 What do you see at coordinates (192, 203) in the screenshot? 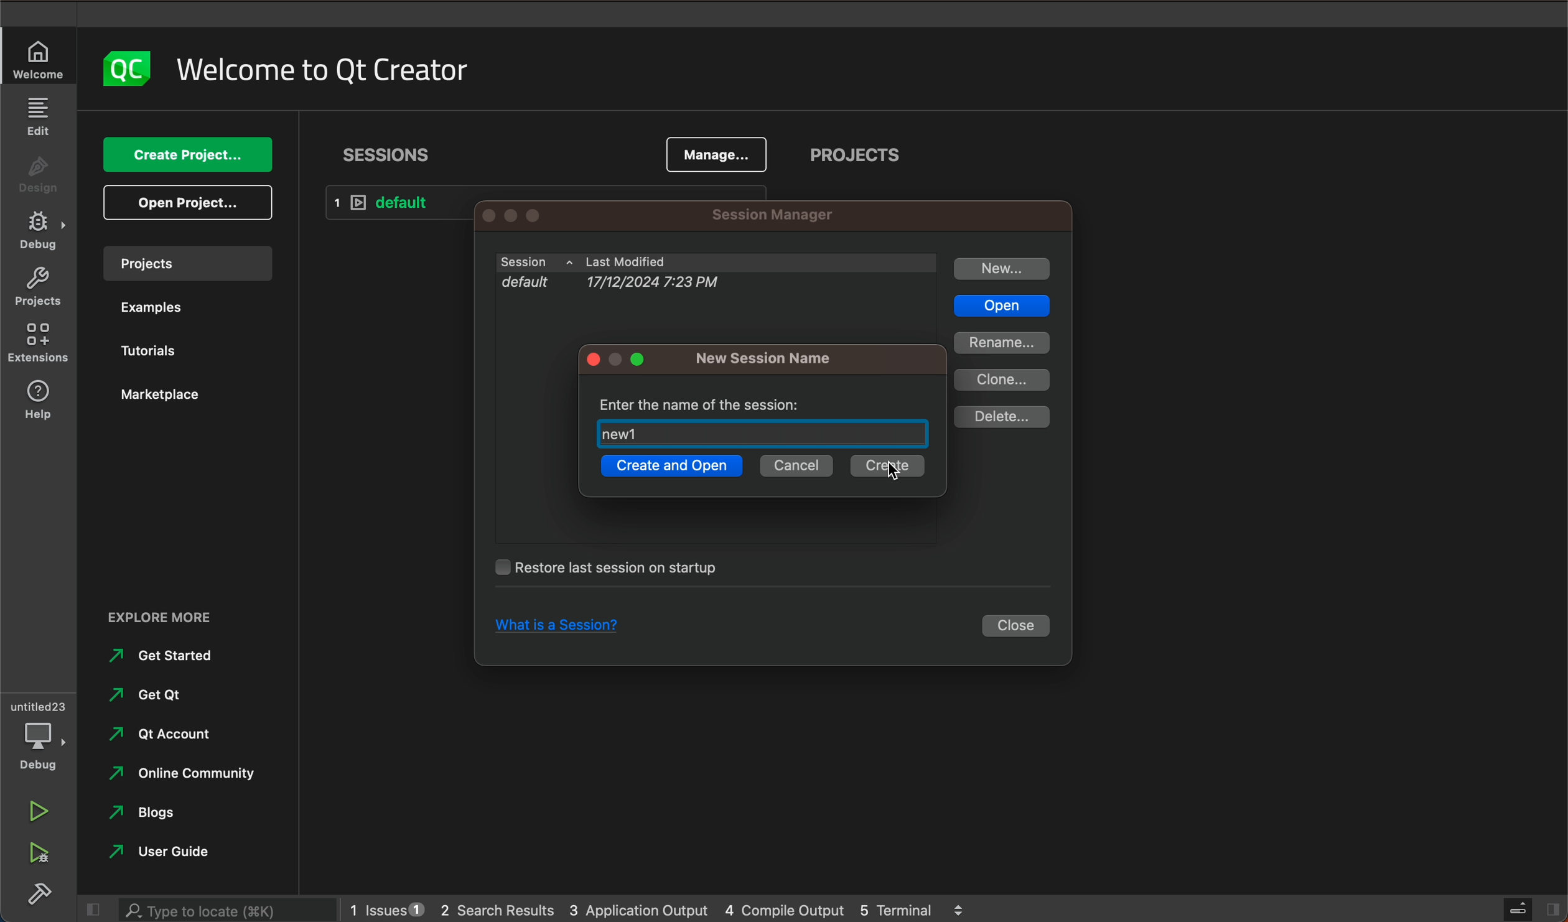
I see `open project` at bounding box center [192, 203].